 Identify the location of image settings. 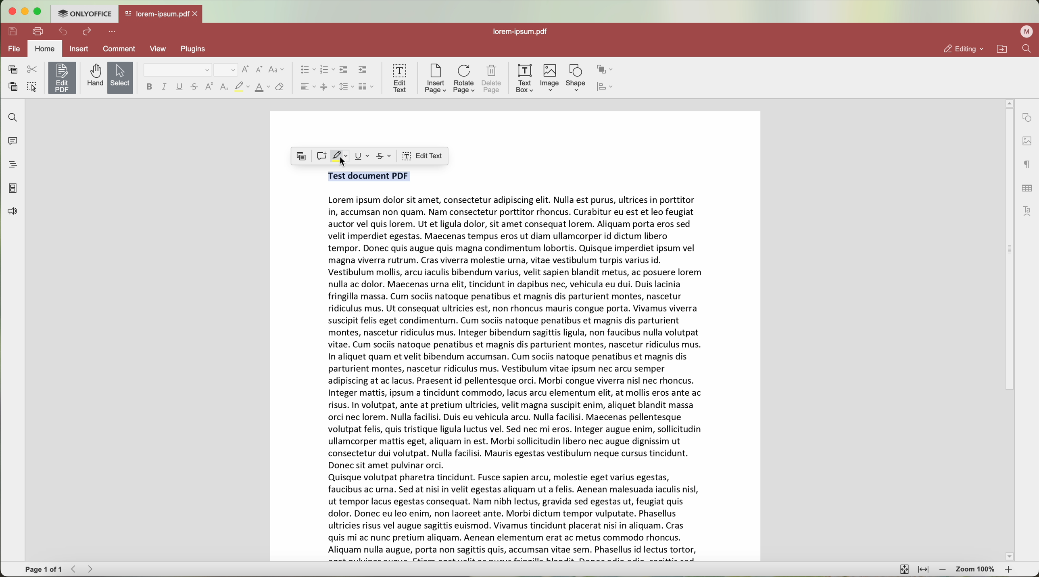
(1027, 142).